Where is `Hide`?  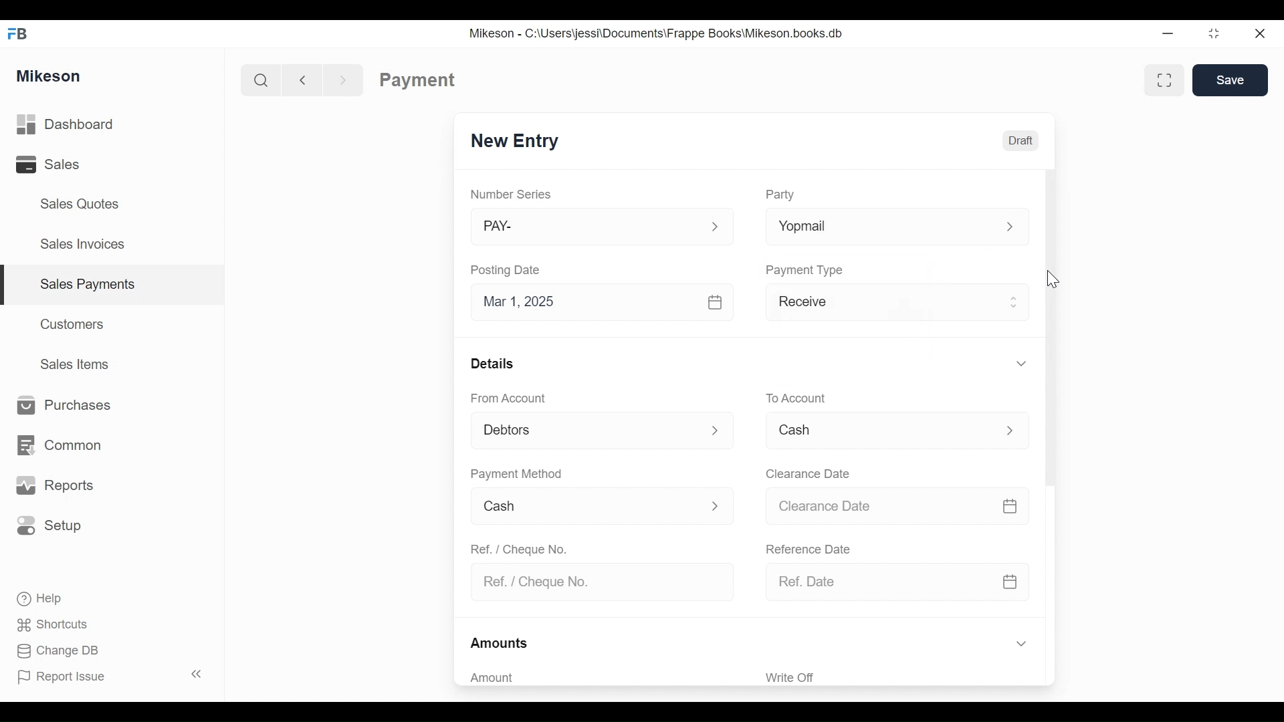
Hide is located at coordinates (1020, 642).